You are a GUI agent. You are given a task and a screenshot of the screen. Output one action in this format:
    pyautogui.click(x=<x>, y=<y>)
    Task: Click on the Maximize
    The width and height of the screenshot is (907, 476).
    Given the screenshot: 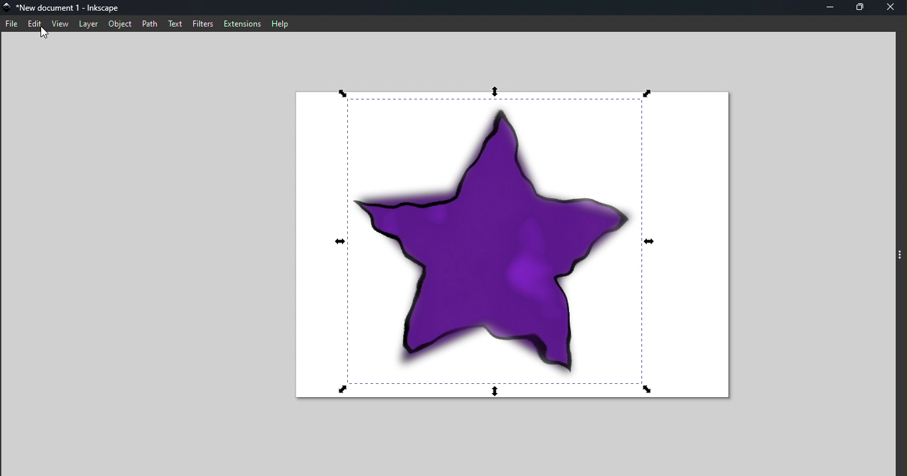 What is the action you would take?
    pyautogui.click(x=859, y=8)
    